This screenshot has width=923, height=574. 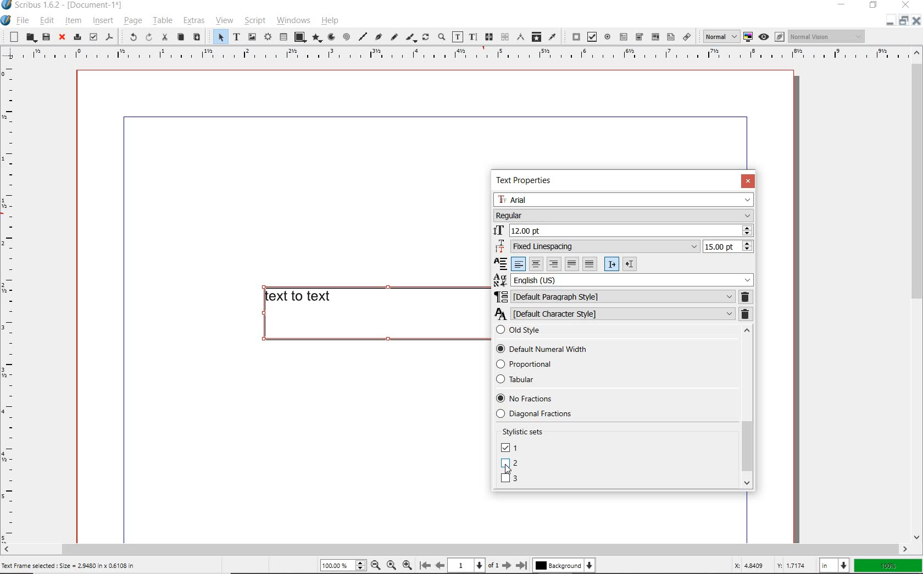 I want to click on Regular, so click(x=622, y=216).